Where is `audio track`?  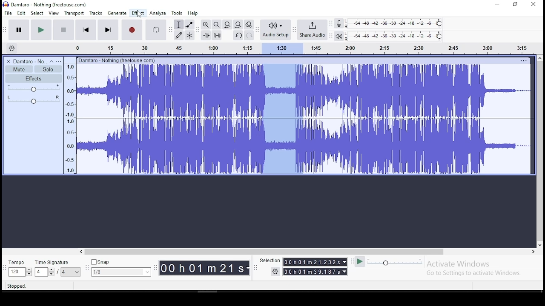 audio track is located at coordinates (304, 91).